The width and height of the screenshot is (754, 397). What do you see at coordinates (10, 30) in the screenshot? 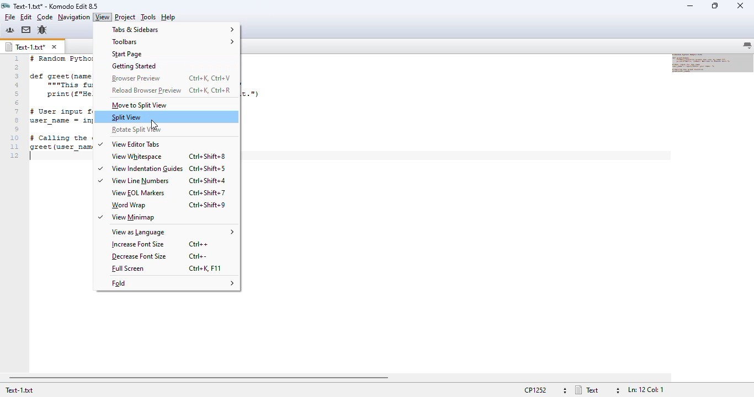
I see `komodo community` at bounding box center [10, 30].